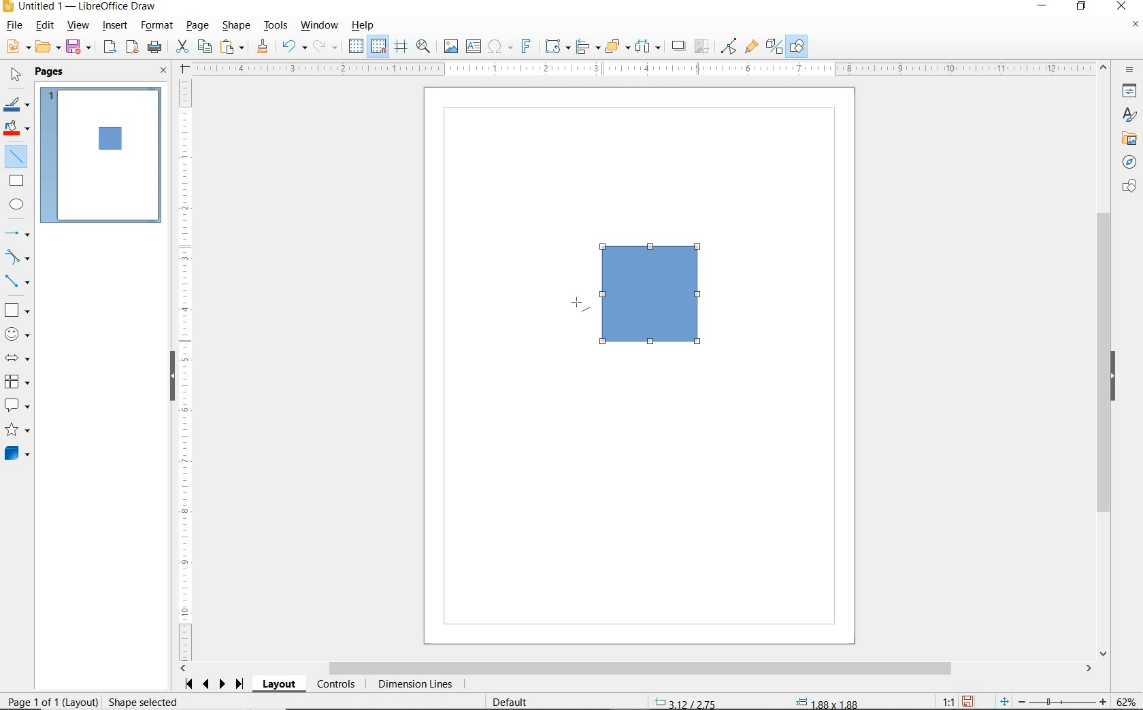 The width and height of the screenshot is (1143, 710). What do you see at coordinates (133, 48) in the screenshot?
I see `EXPORT AS PDF` at bounding box center [133, 48].